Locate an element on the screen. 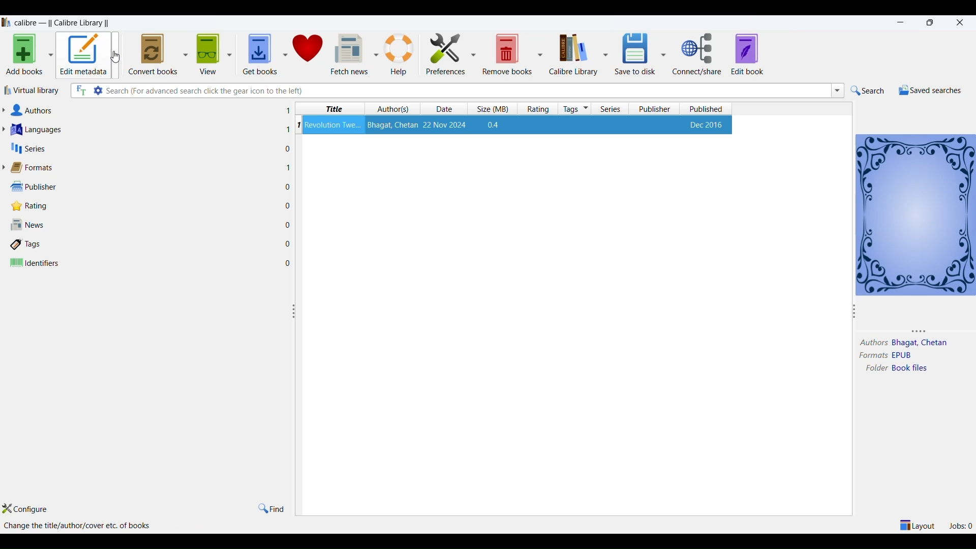 The image size is (976, 549). donate to calibre is located at coordinates (310, 51).